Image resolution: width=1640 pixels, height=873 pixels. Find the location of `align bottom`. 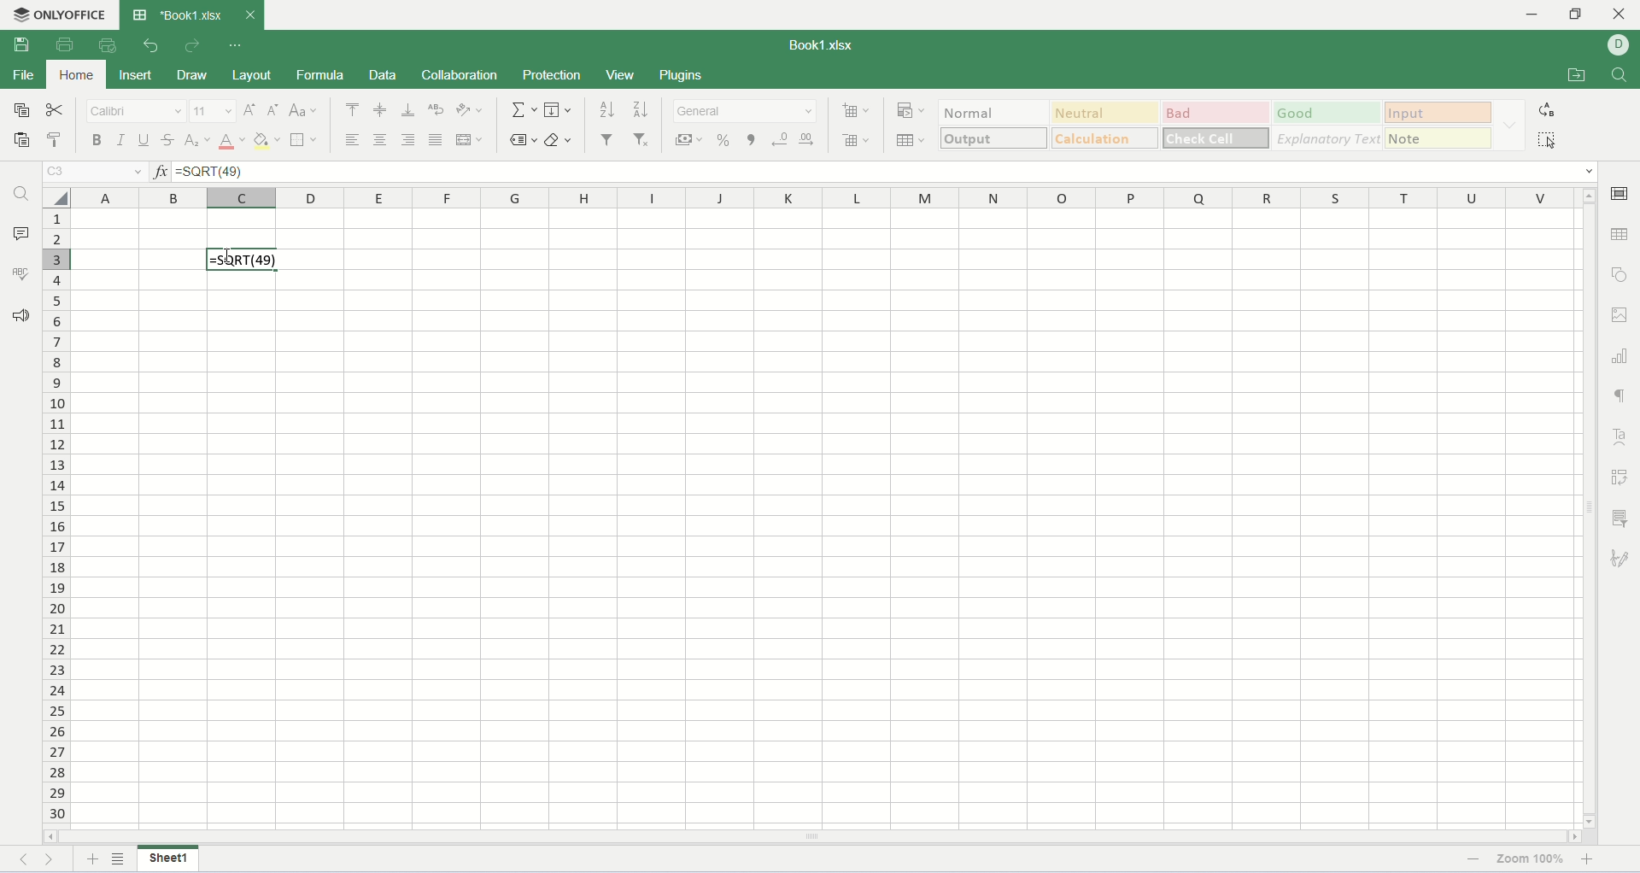

align bottom is located at coordinates (408, 109).